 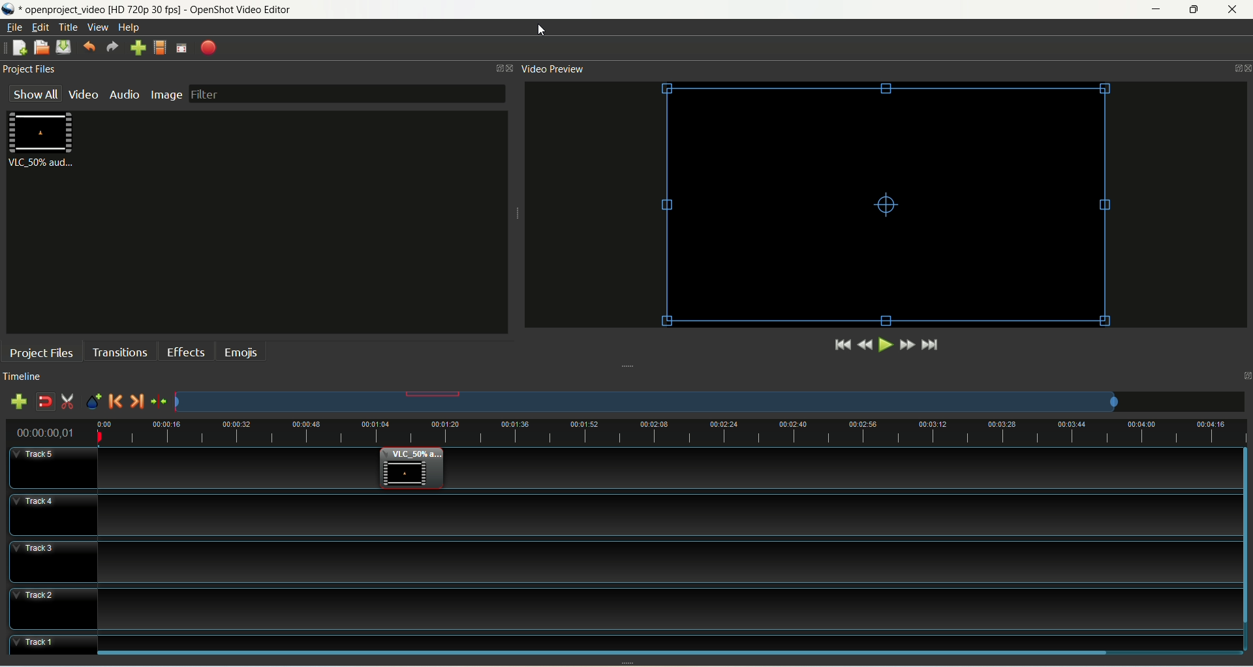 What do you see at coordinates (1232, 10) in the screenshot?
I see `close` at bounding box center [1232, 10].